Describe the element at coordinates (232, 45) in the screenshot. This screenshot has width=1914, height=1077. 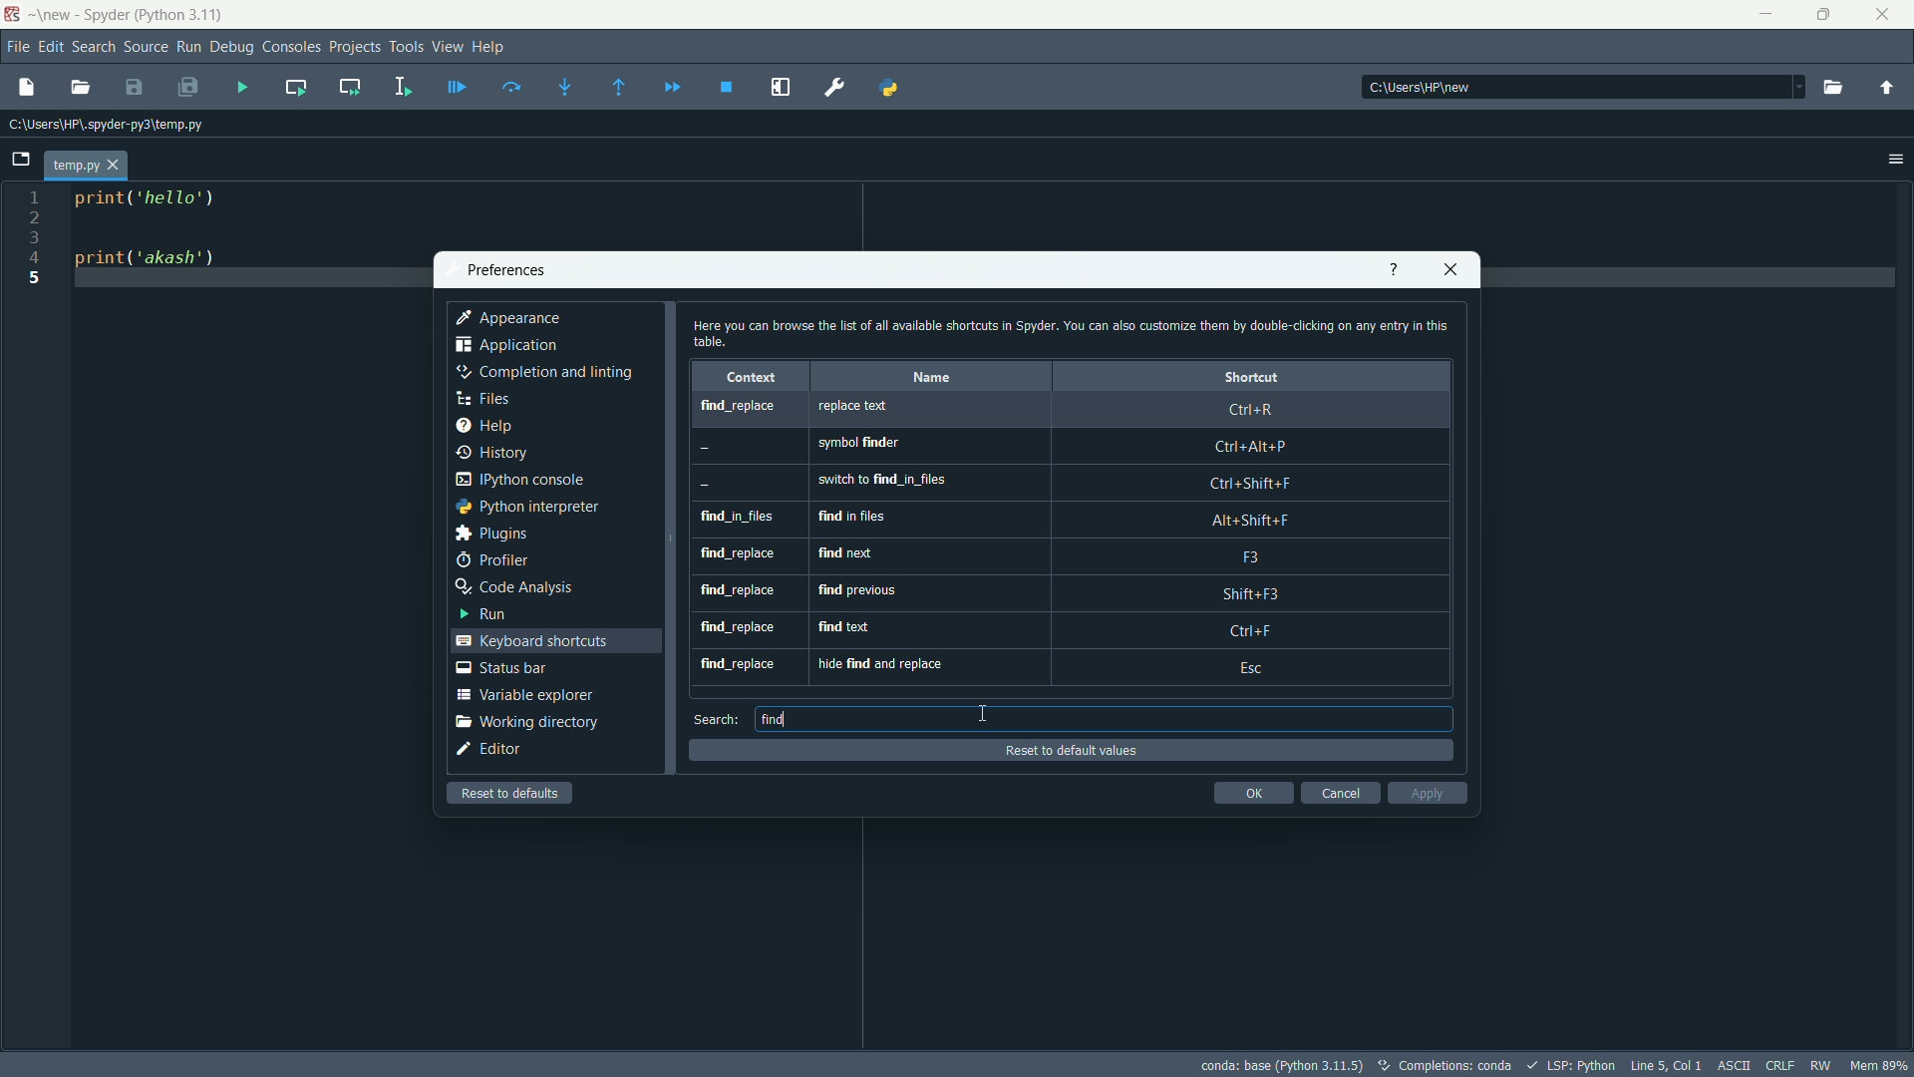
I see `debug menu` at that location.